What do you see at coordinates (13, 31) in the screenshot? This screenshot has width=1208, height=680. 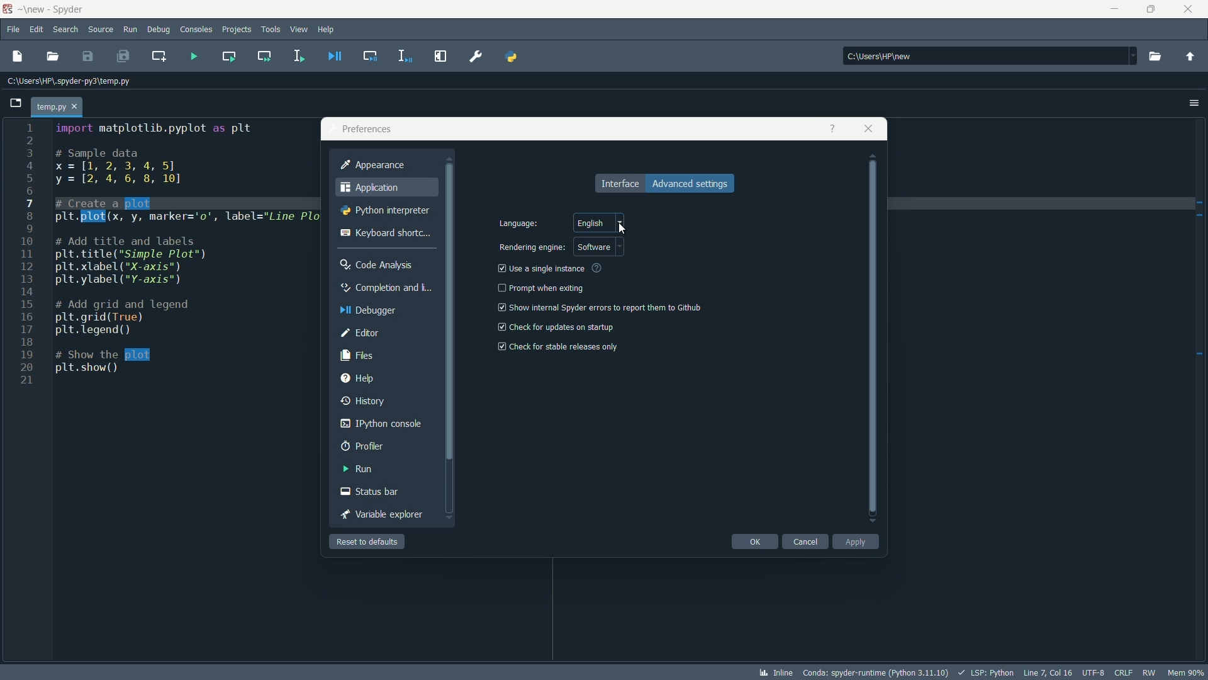 I see `file` at bounding box center [13, 31].